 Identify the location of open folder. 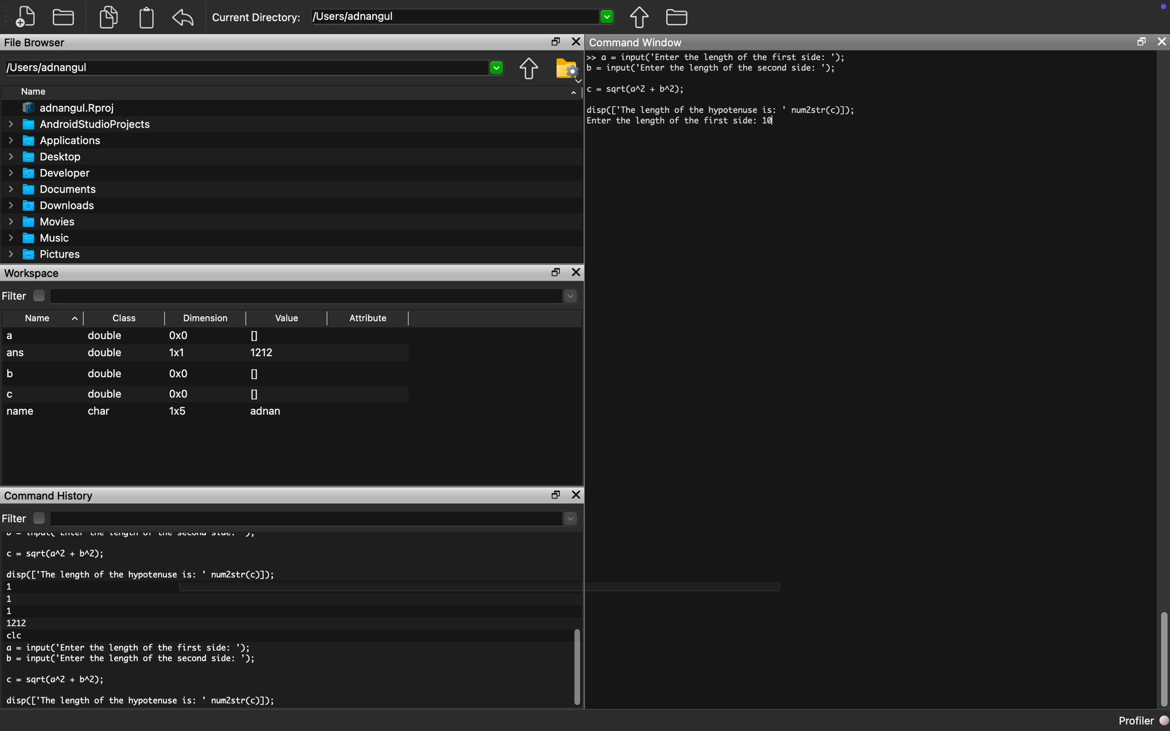
(65, 16).